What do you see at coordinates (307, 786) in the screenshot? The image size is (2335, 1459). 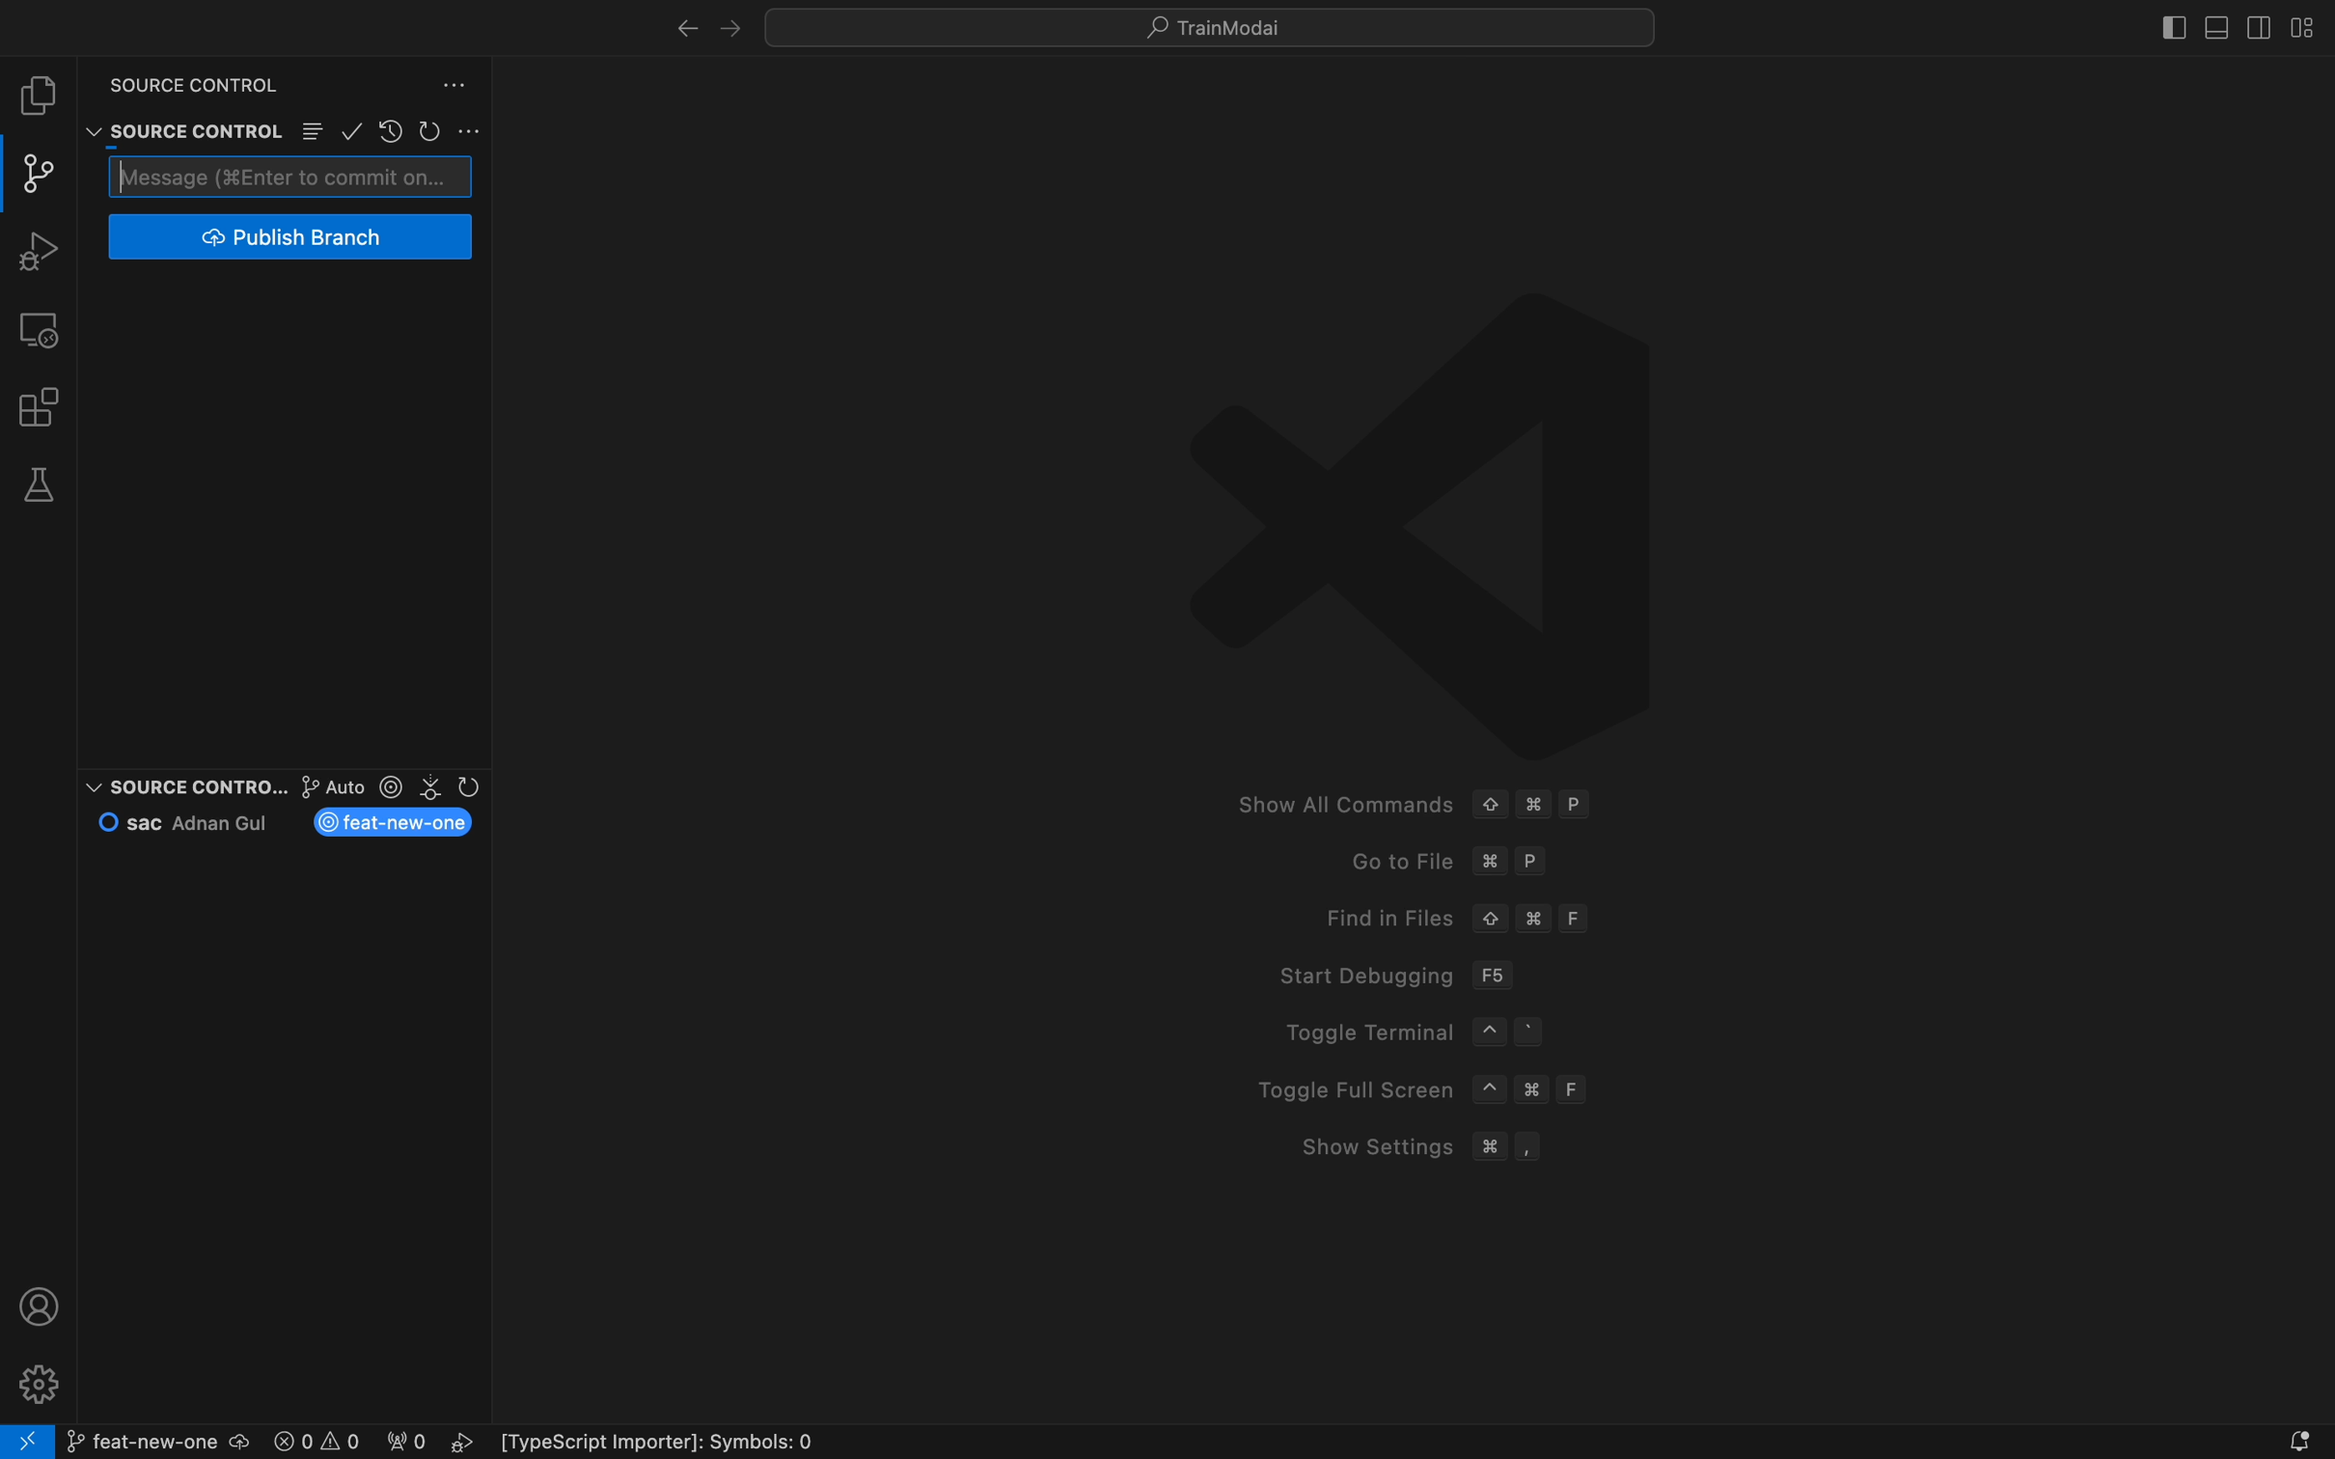 I see `graph` at bounding box center [307, 786].